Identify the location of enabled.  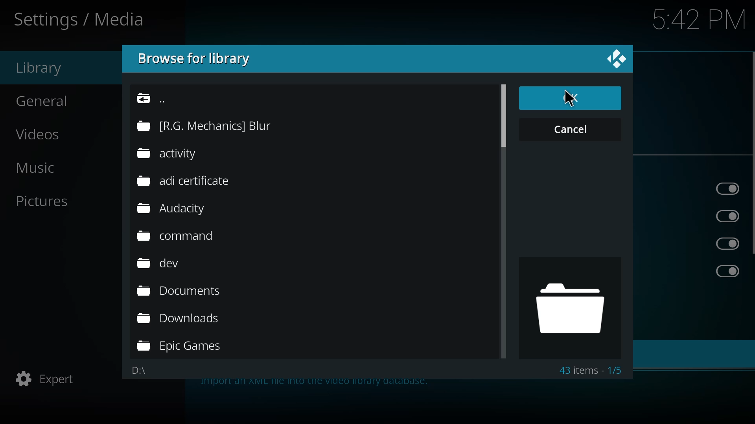
(730, 217).